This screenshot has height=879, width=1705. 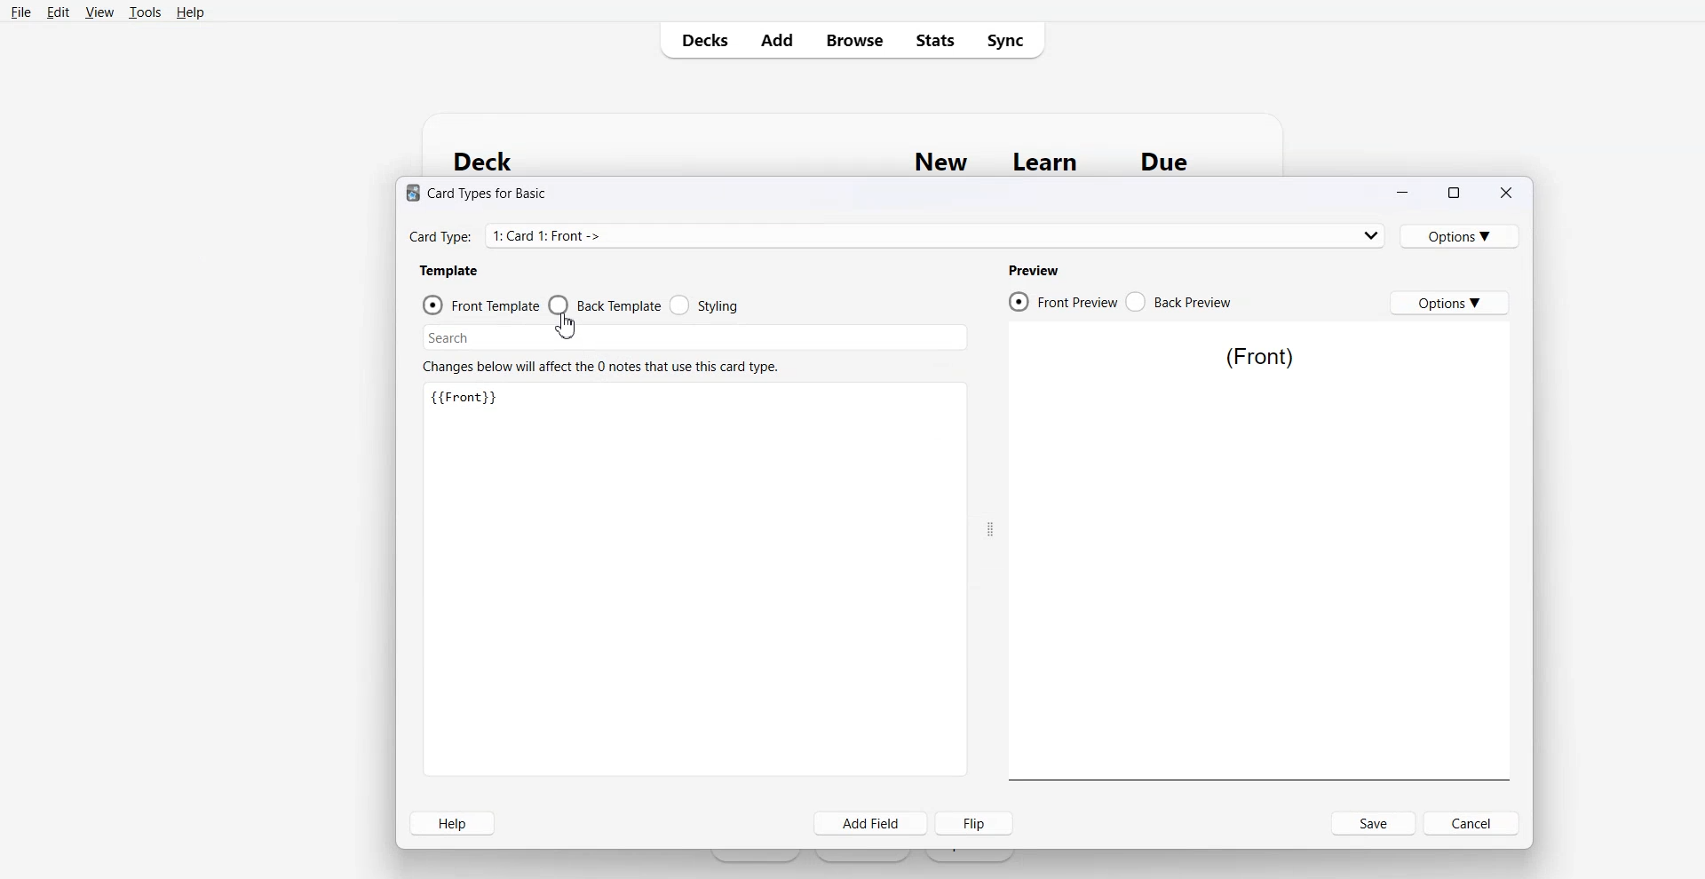 What do you see at coordinates (1503, 193) in the screenshot?
I see `Close` at bounding box center [1503, 193].